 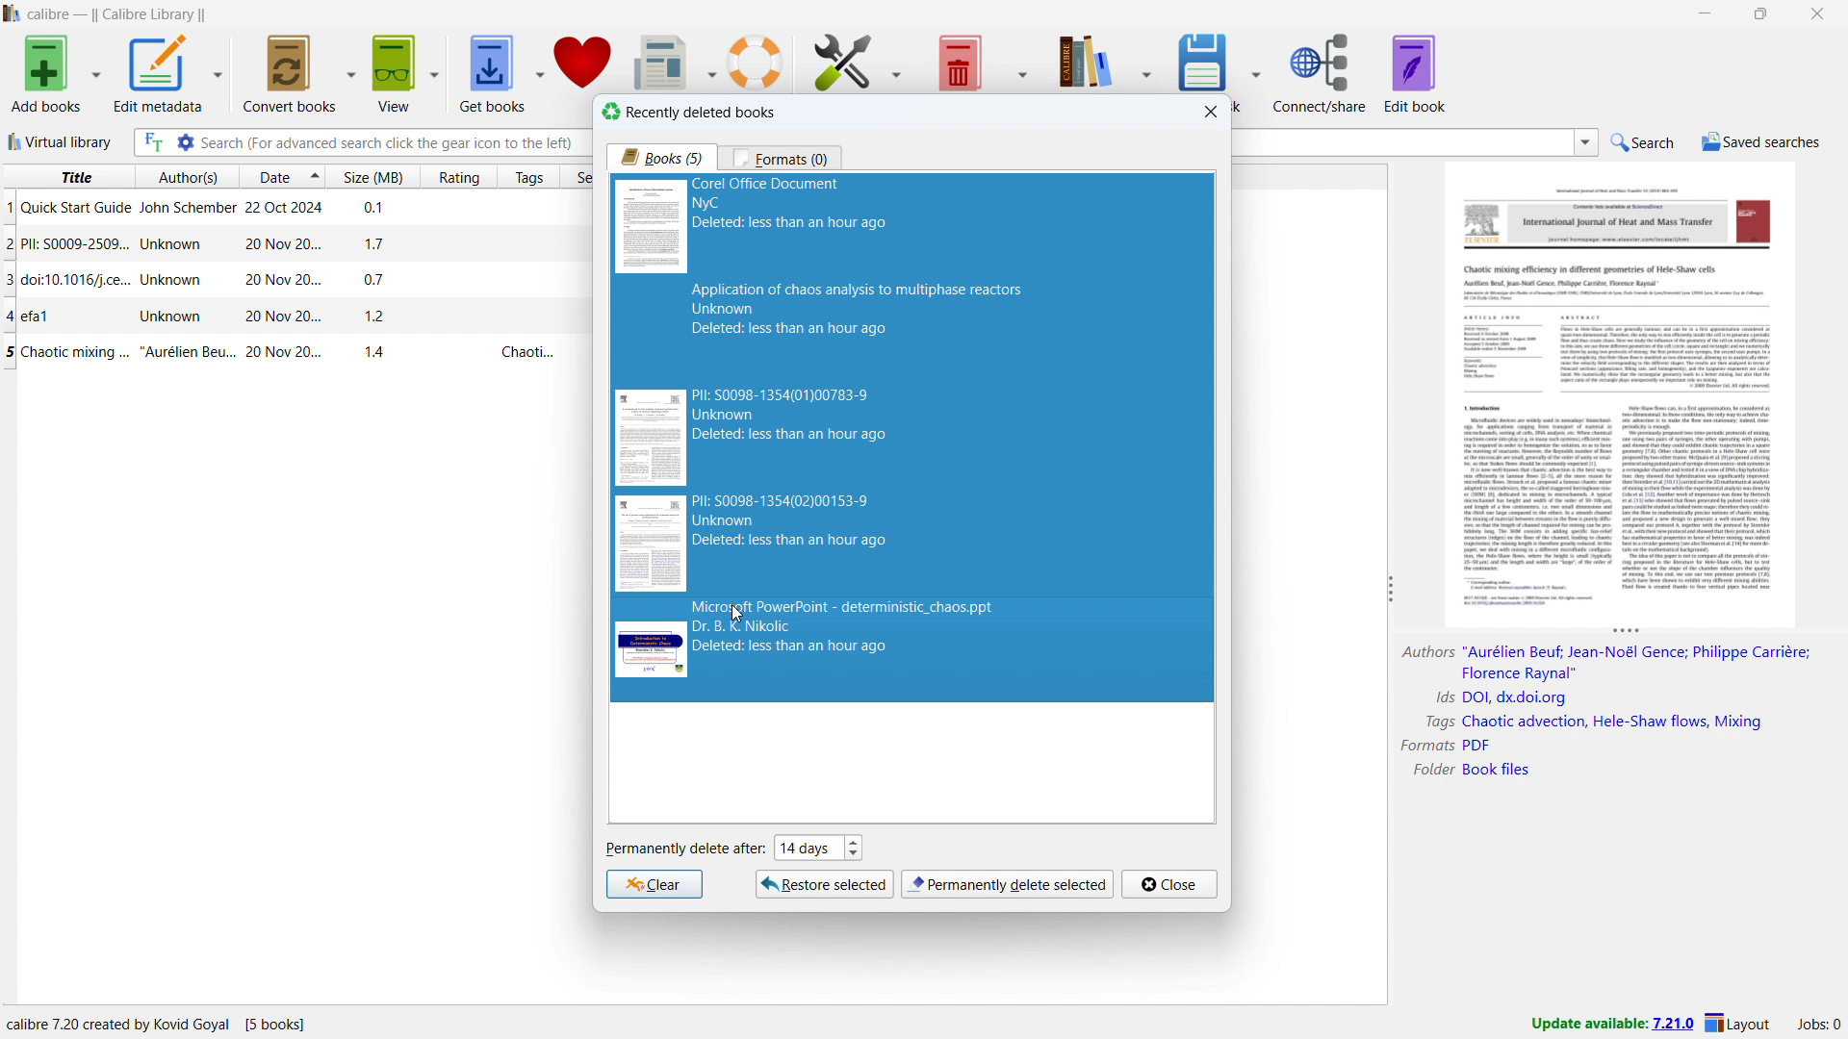 What do you see at coordinates (1320, 71) in the screenshot?
I see `connect/share` at bounding box center [1320, 71].